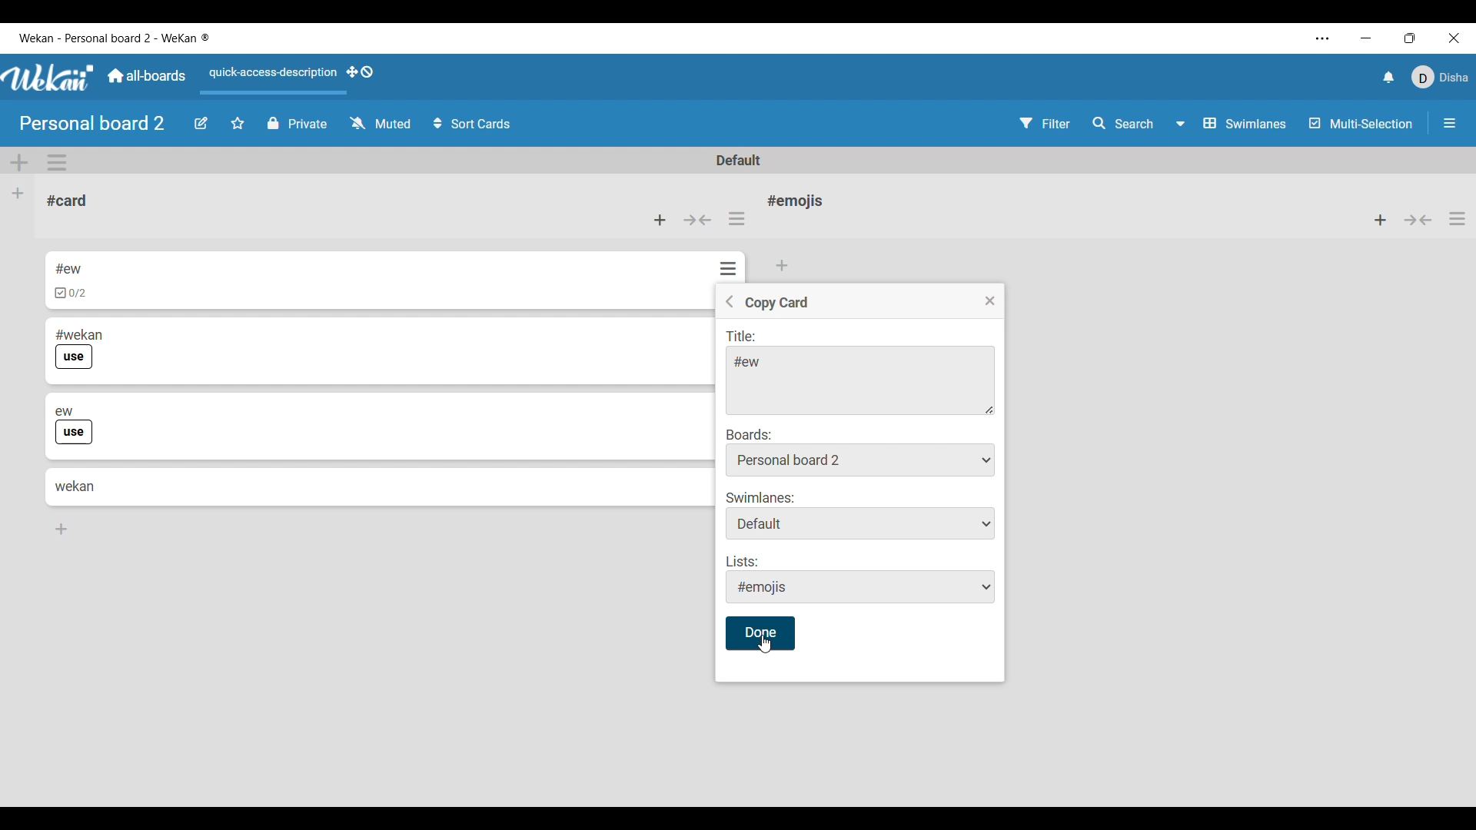 The width and height of the screenshot is (1476, 830). Describe the element at coordinates (863, 579) in the screenshot. I see `Lists:` at that location.